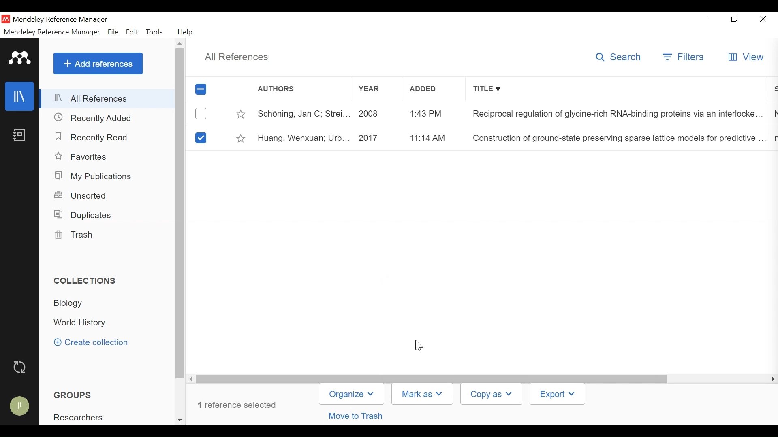  What do you see at coordinates (96, 177) in the screenshot?
I see `My Publications` at bounding box center [96, 177].